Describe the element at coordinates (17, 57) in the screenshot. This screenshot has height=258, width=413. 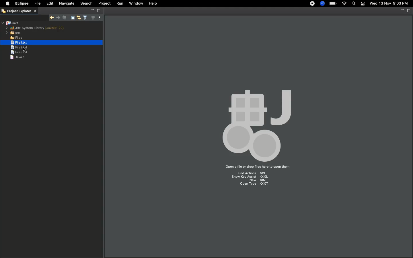
I see `Java 1` at that location.